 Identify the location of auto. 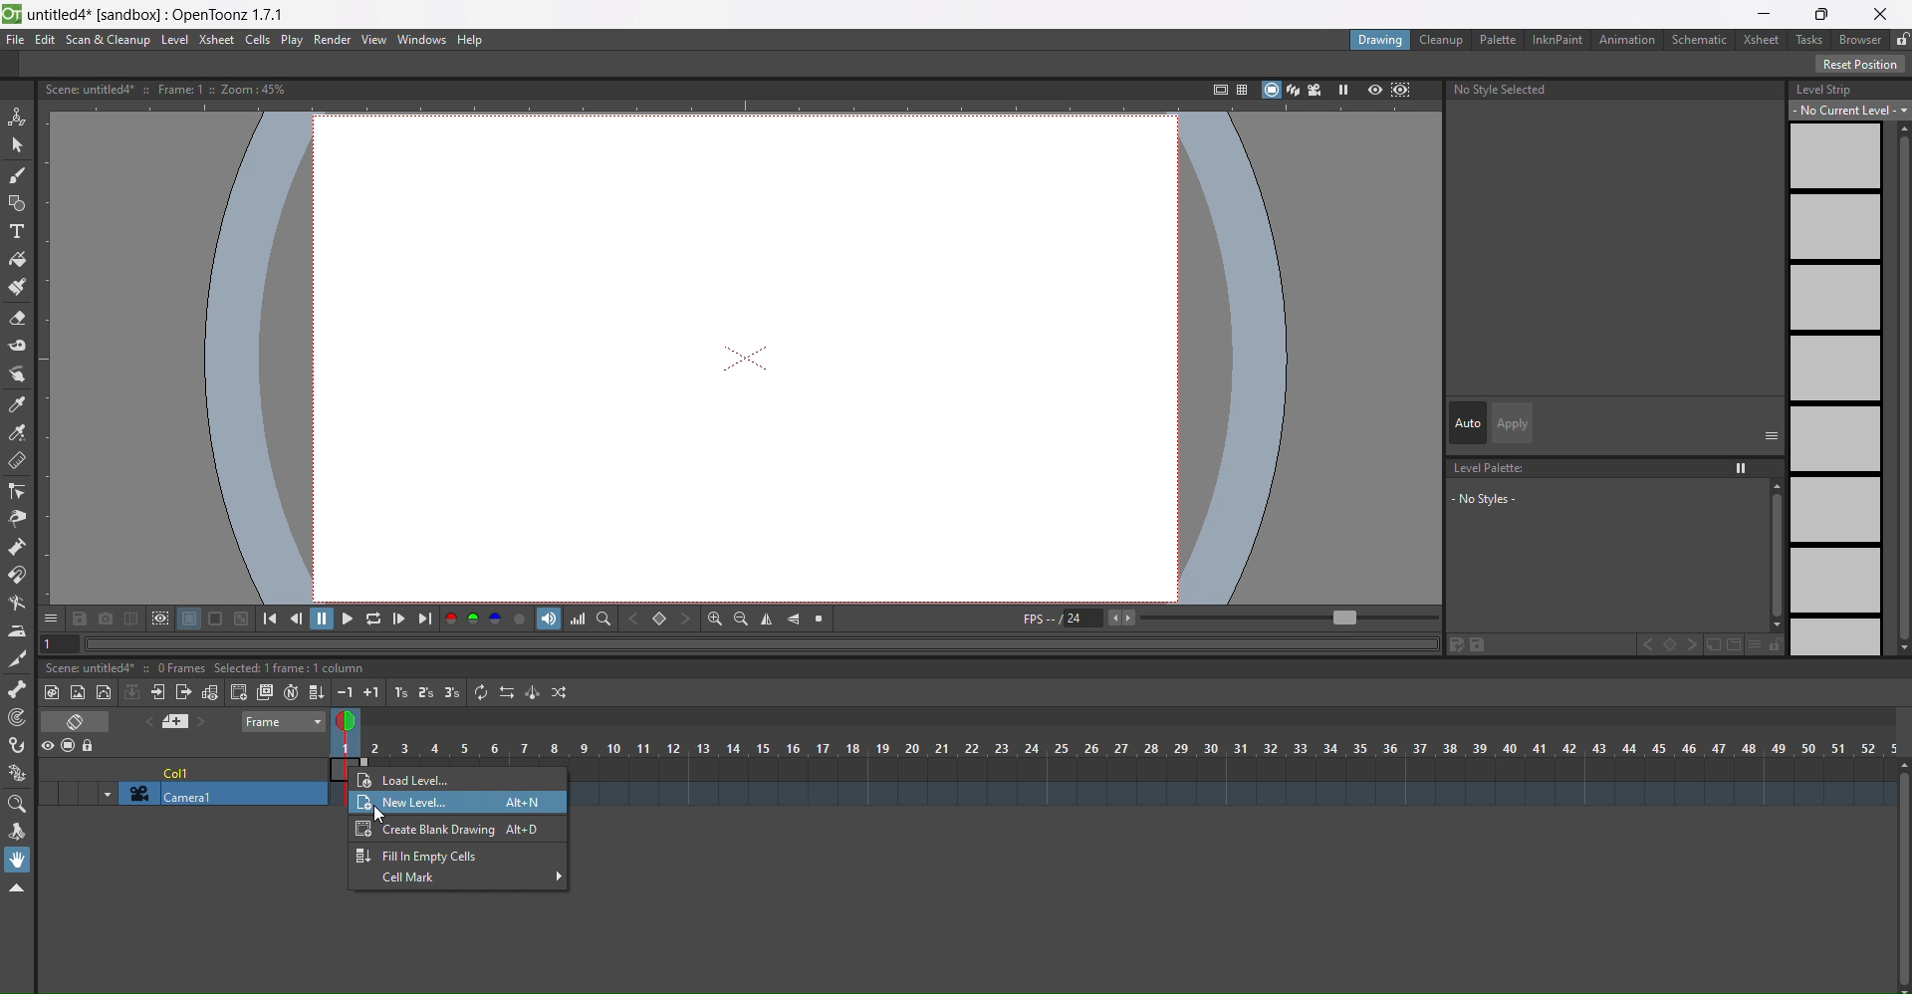
(1468, 422).